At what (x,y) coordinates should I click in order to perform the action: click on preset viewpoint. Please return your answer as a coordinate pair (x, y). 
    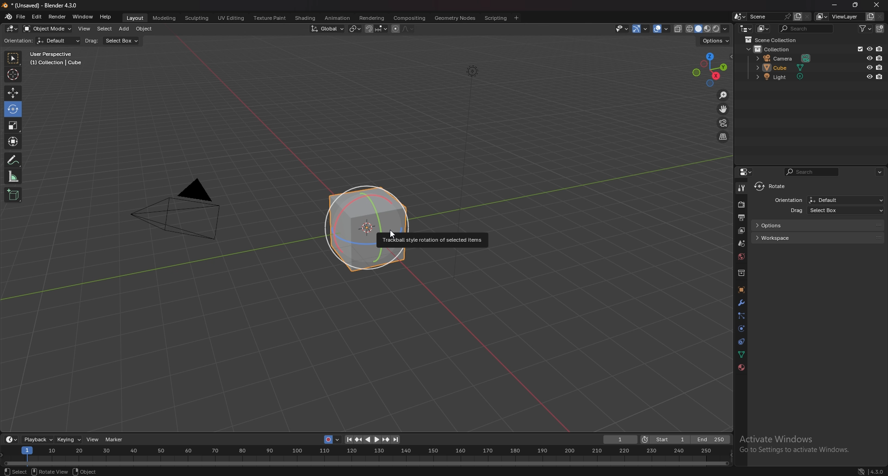
    Looking at the image, I should click on (711, 69).